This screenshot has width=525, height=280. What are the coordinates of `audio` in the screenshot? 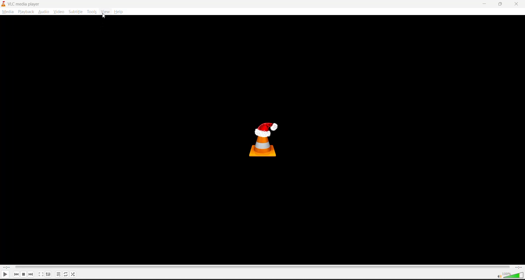 It's located at (43, 12).